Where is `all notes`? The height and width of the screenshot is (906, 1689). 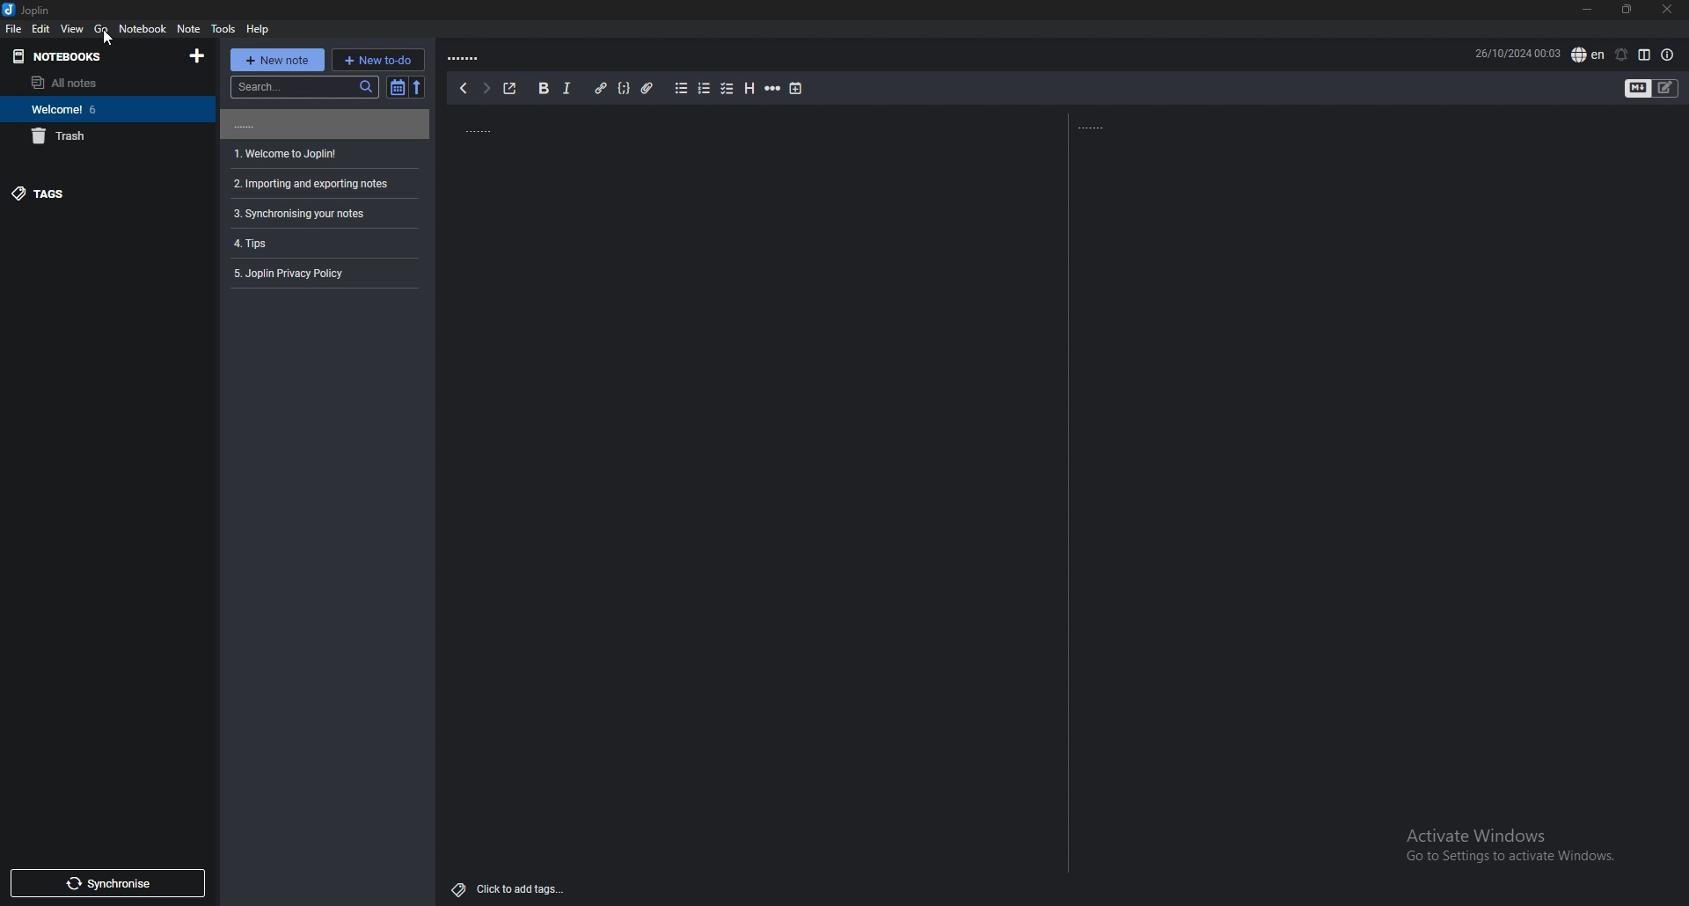
all notes is located at coordinates (92, 82).